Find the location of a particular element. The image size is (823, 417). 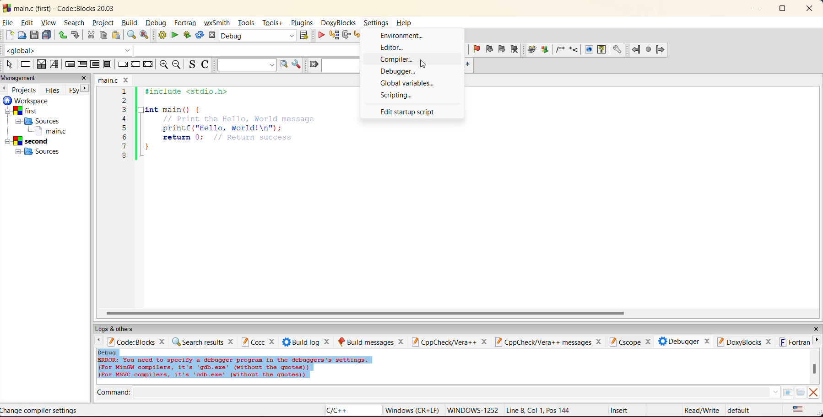

Insert is located at coordinates (618, 410).